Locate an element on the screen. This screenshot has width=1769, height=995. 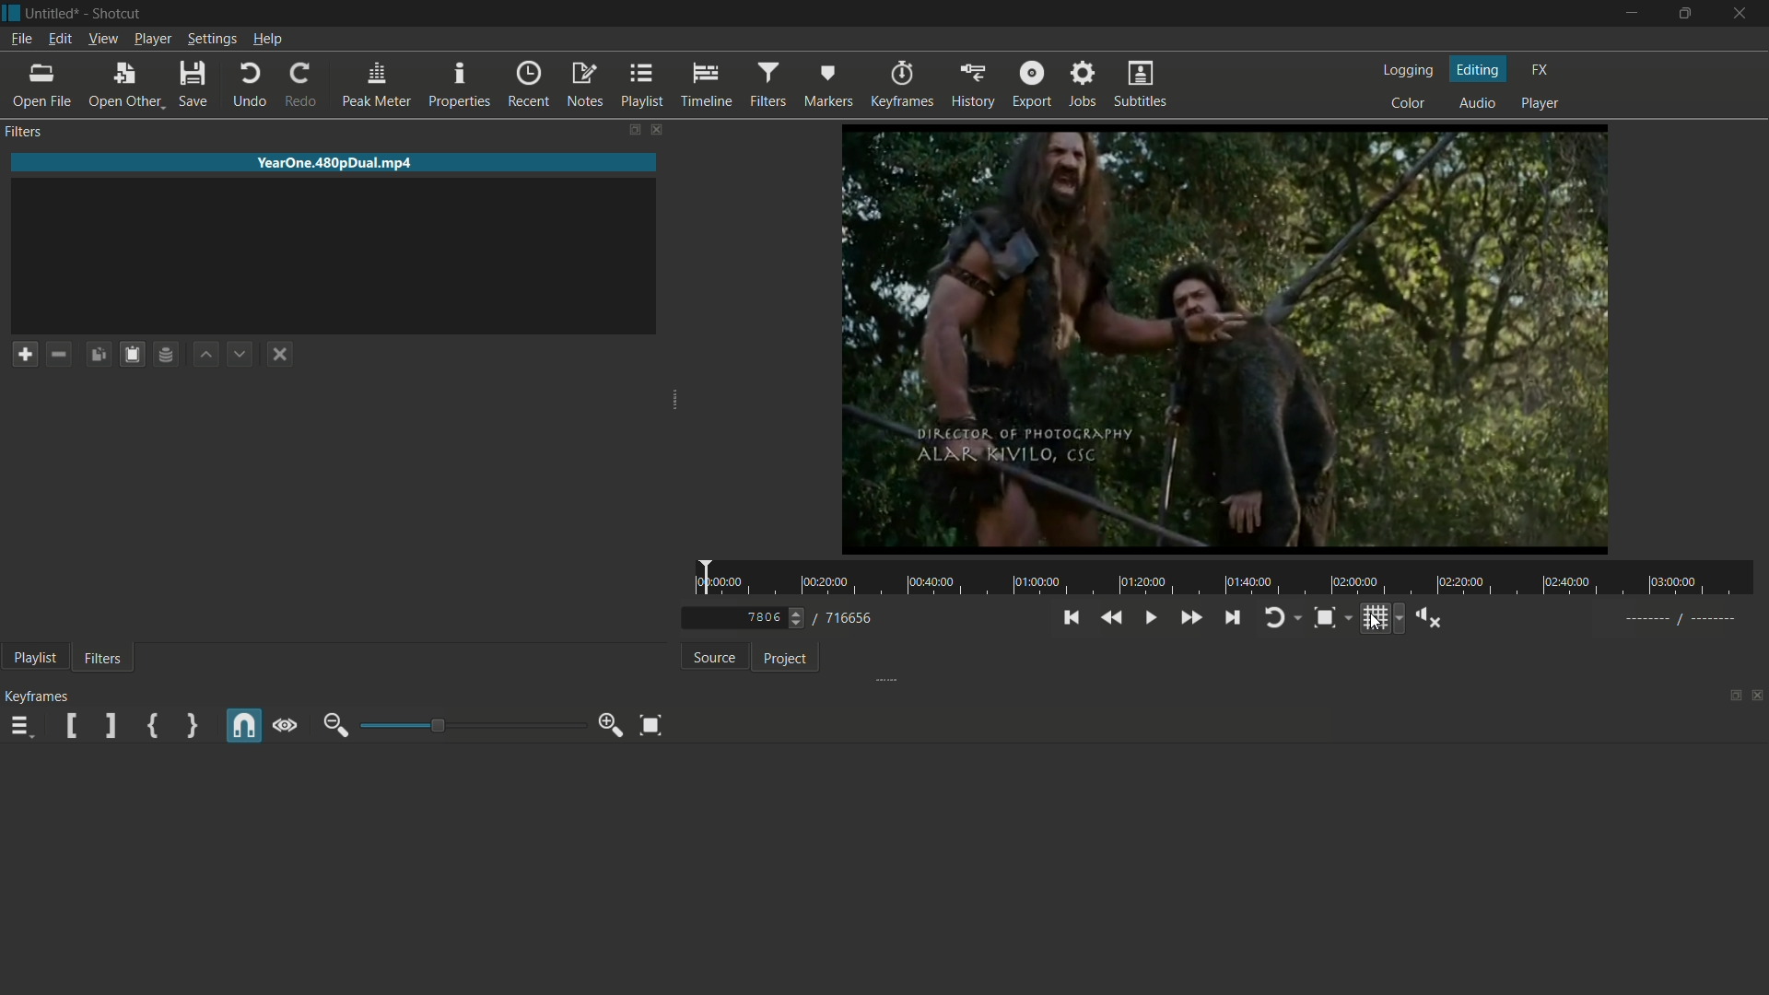
toggle zoom is located at coordinates (1325, 620).